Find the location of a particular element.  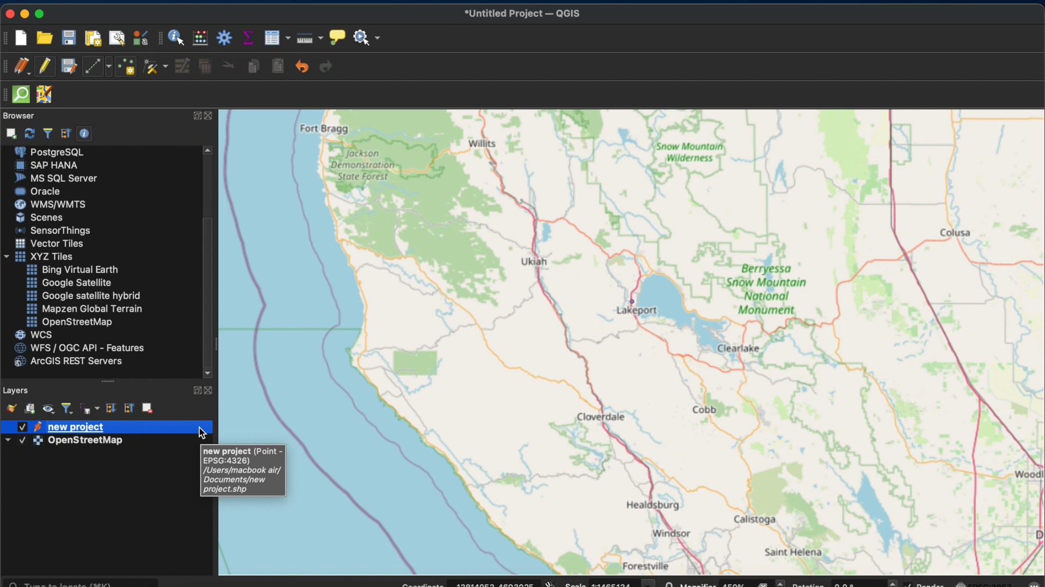

scroll box is located at coordinates (208, 291).